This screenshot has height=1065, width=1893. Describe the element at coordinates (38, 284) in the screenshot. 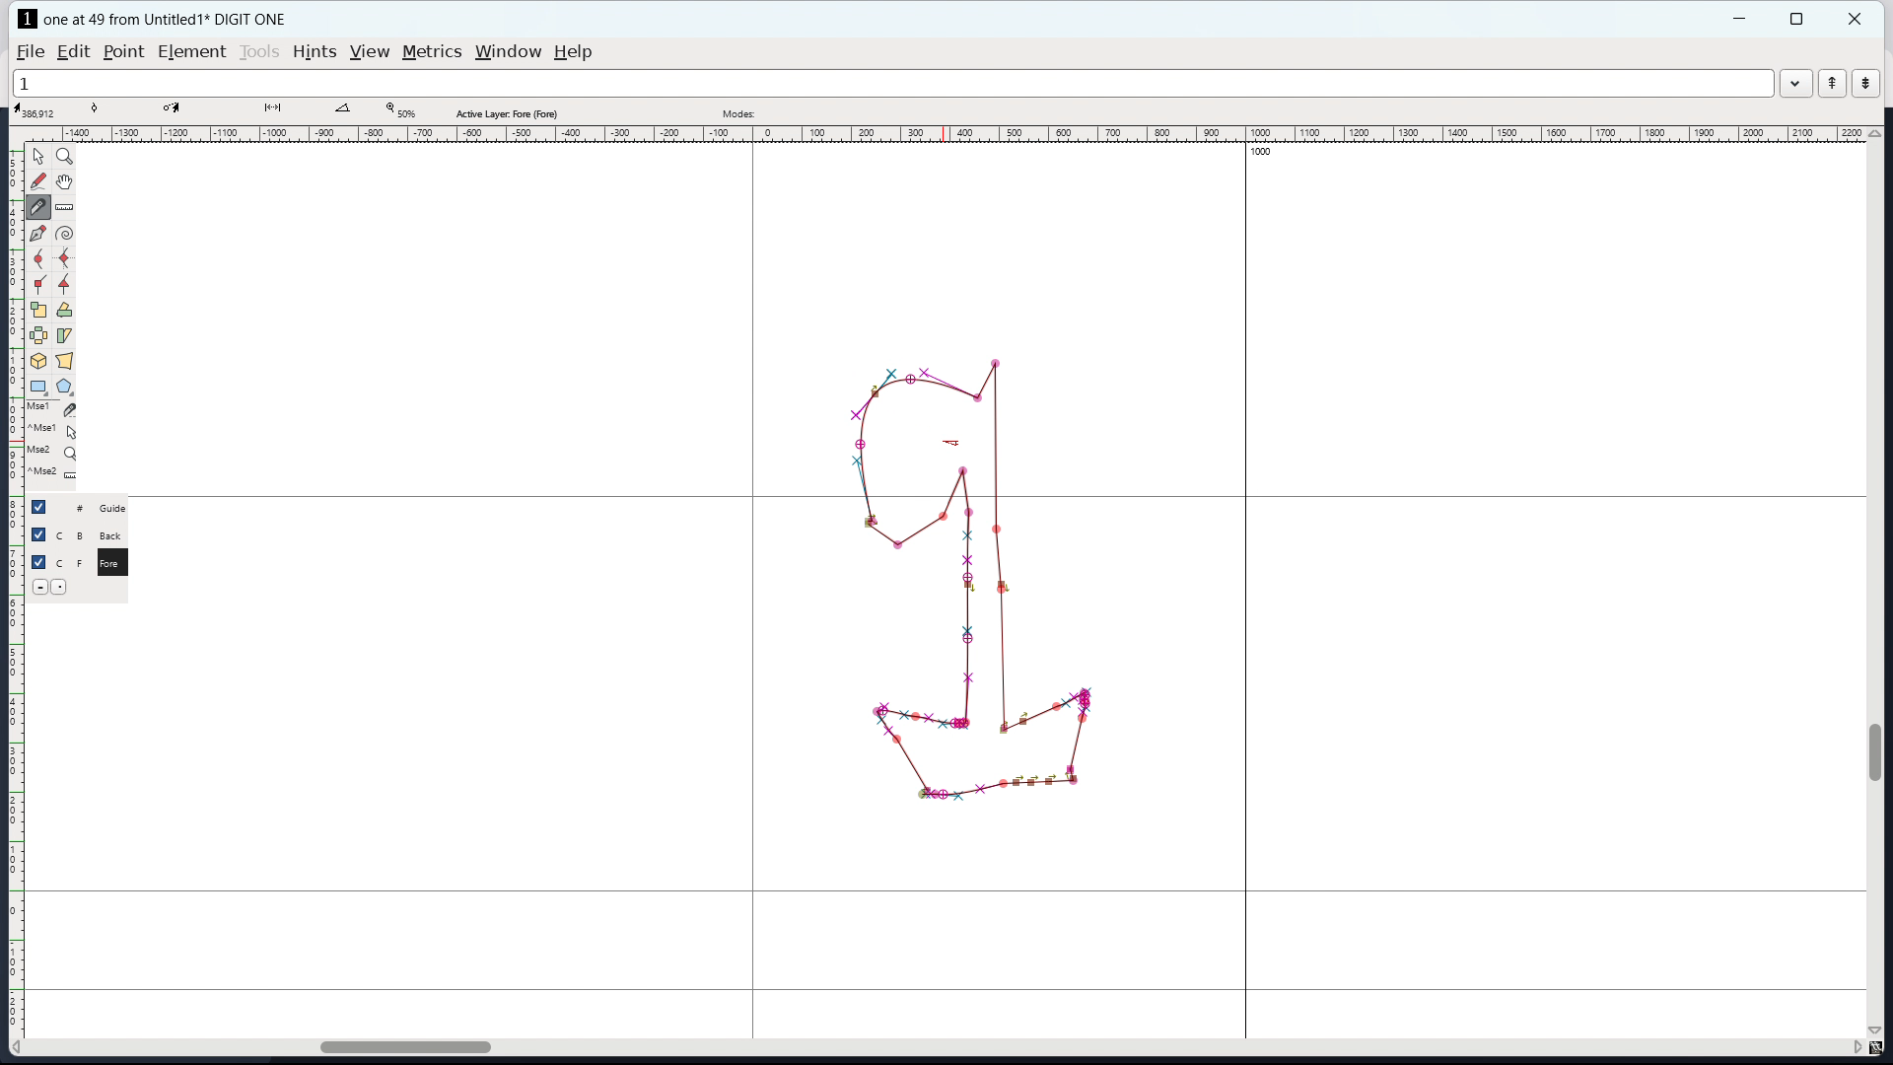

I see `add a corner point` at that location.